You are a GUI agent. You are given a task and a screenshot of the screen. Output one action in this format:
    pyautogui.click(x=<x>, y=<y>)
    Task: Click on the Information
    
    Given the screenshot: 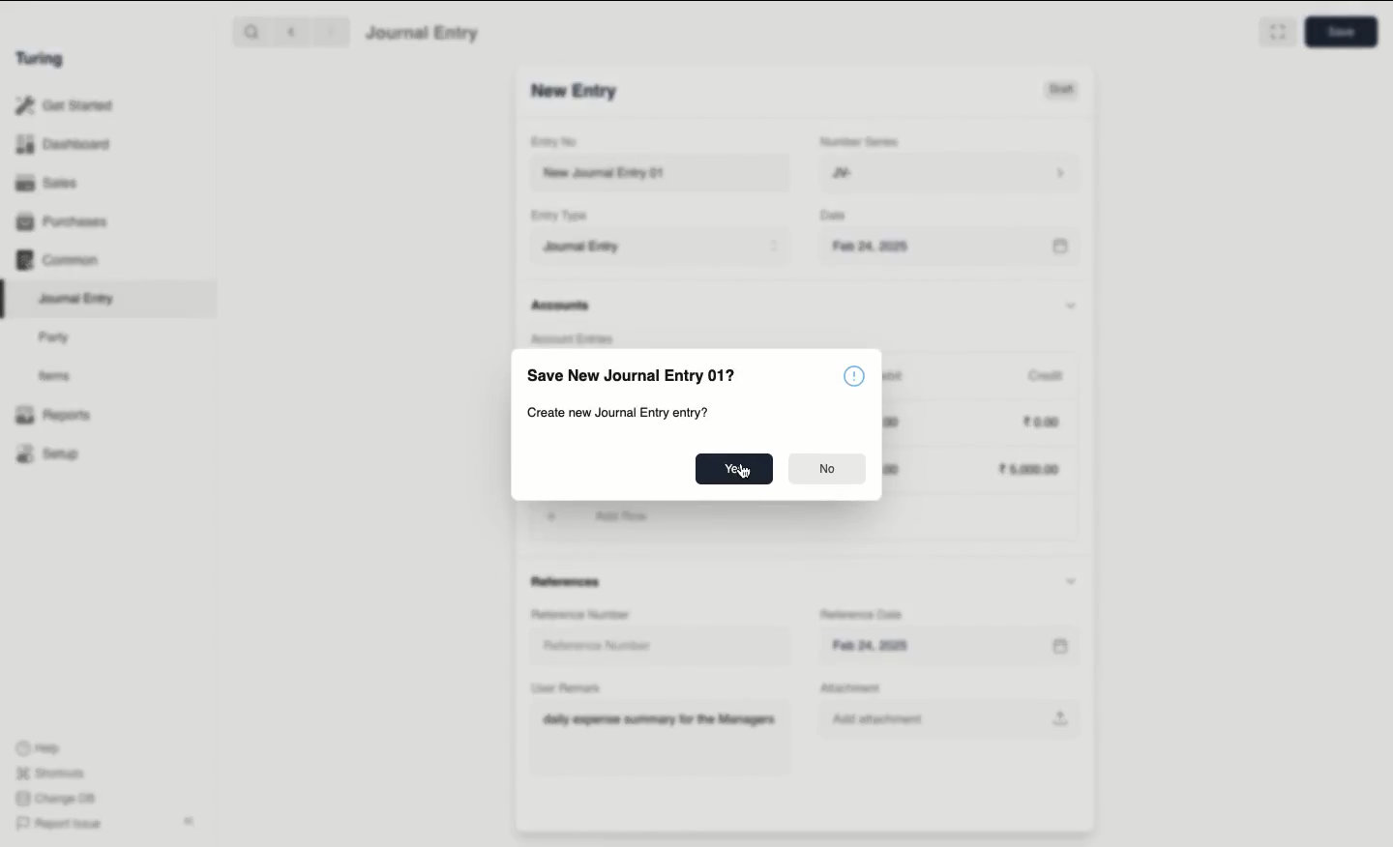 What is the action you would take?
    pyautogui.click(x=853, y=375)
    